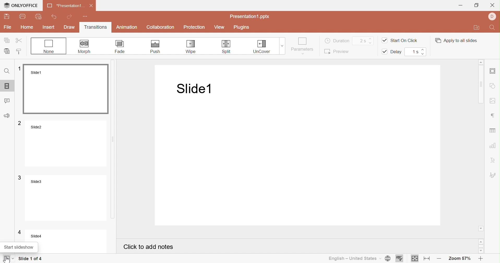 This screenshot has width=500, height=263. What do you see at coordinates (20, 232) in the screenshot?
I see `4` at bounding box center [20, 232].